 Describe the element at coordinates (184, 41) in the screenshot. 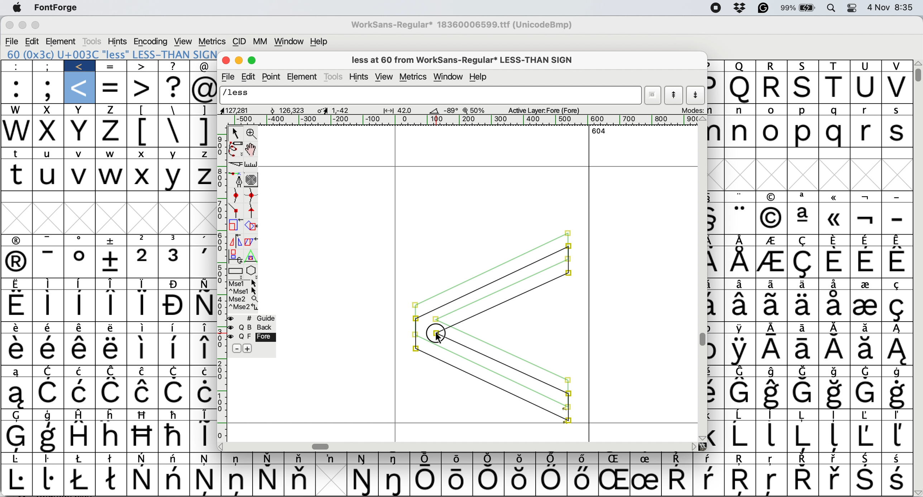

I see `view` at that location.